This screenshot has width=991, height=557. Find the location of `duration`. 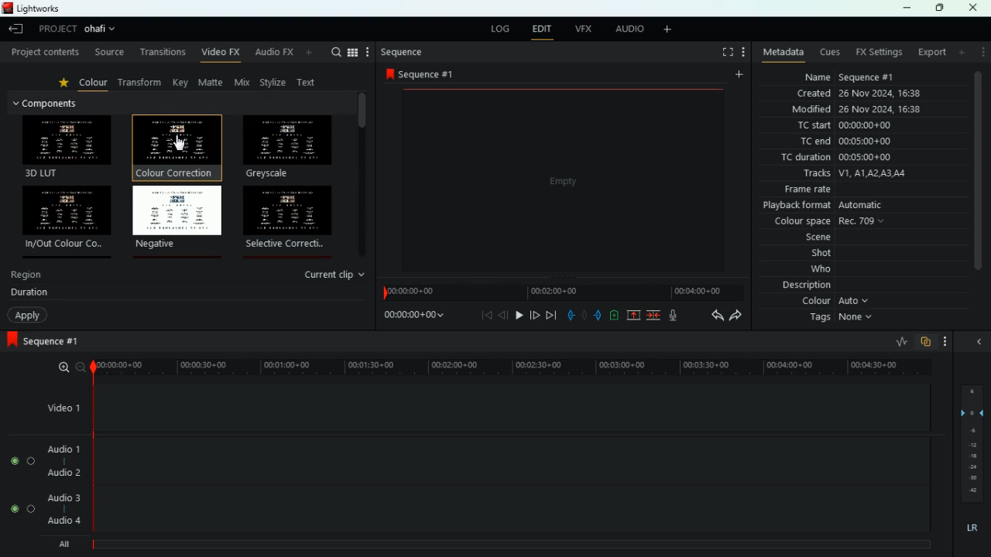

duration is located at coordinates (29, 294).